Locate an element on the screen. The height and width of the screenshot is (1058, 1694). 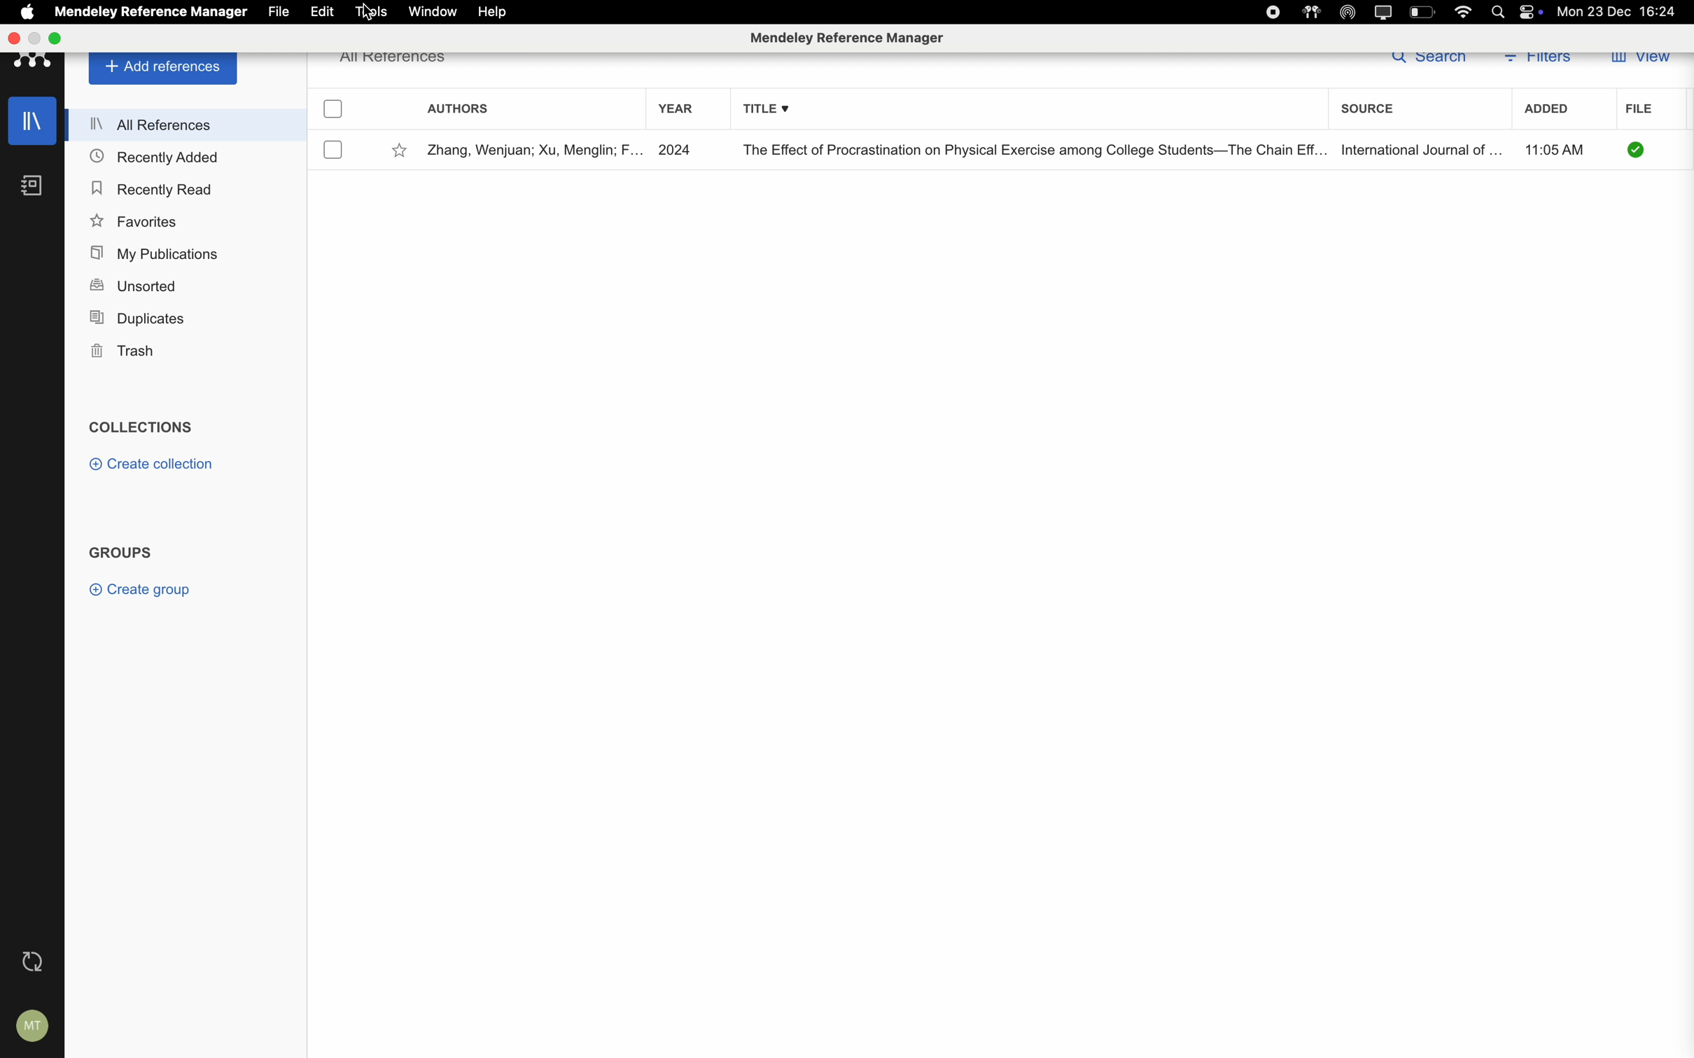
window is located at coordinates (433, 10).